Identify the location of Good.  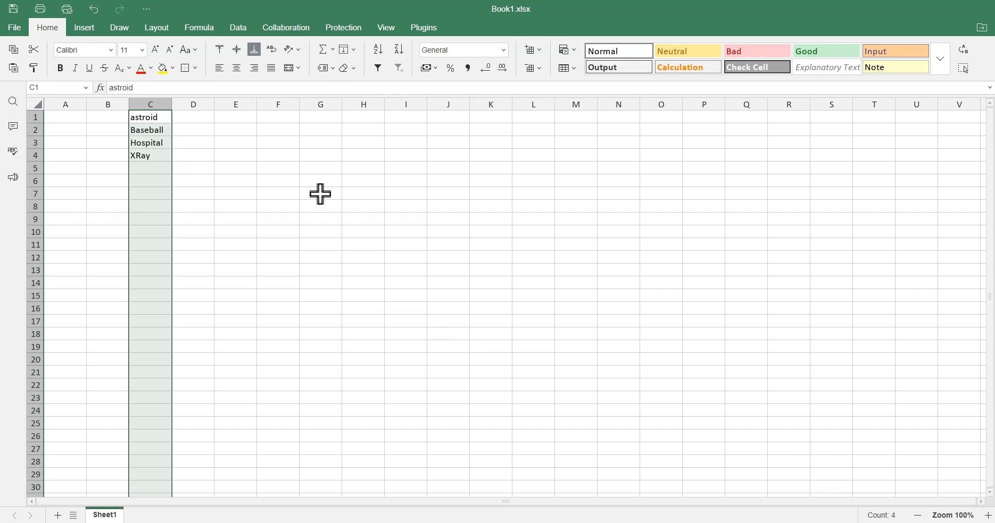
(824, 49).